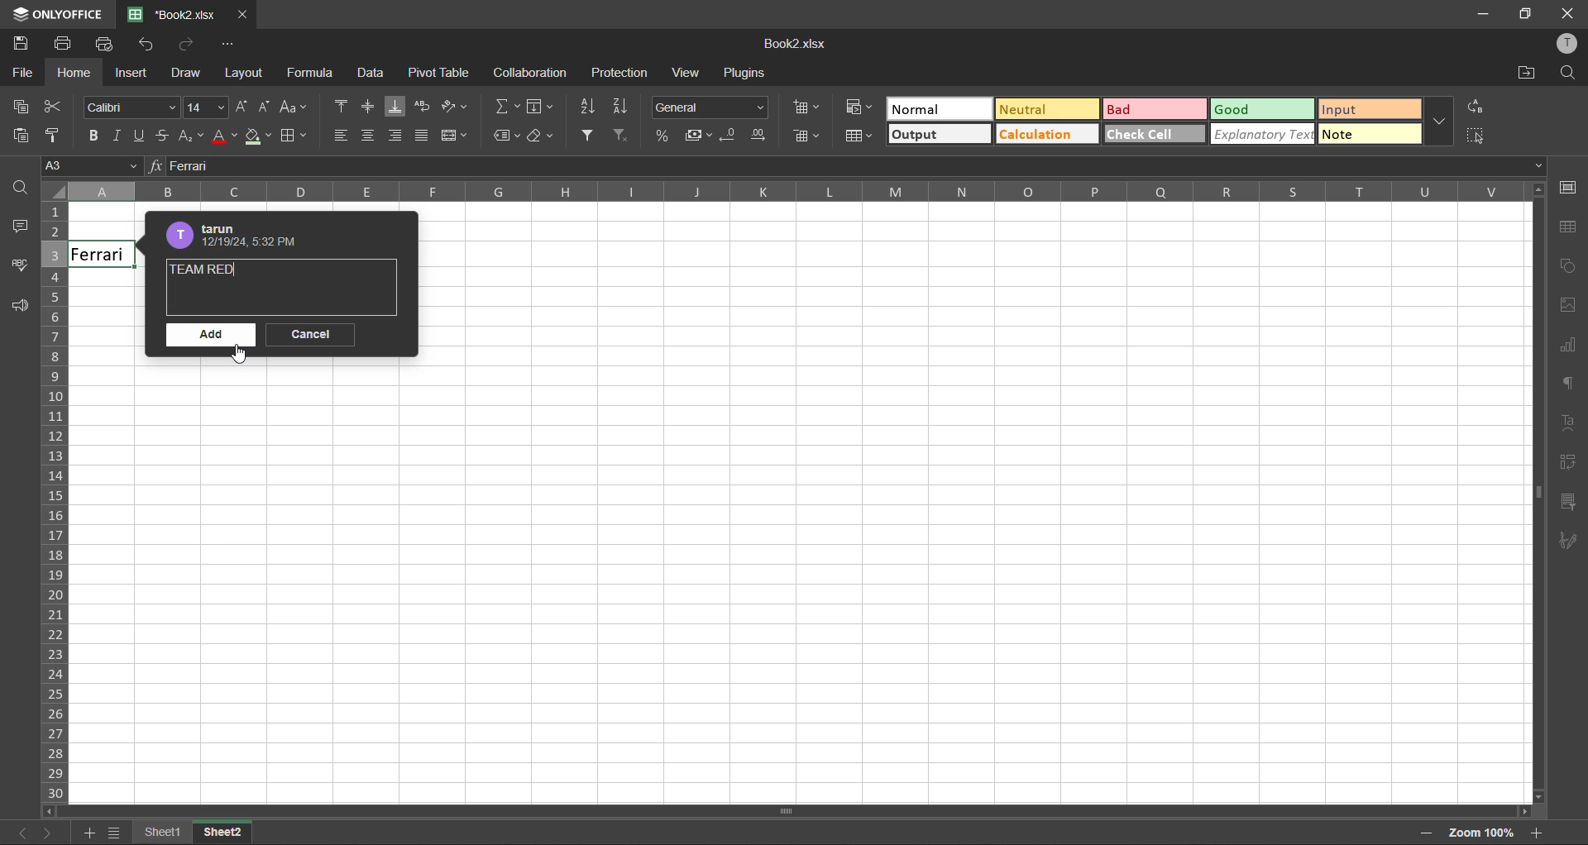 Image resolution: width=1588 pixels, height=845 pixels. What do you see at coordinates (226, 833) in the screenshot?
I see `sheet 2` at bounding box center [226, 833].